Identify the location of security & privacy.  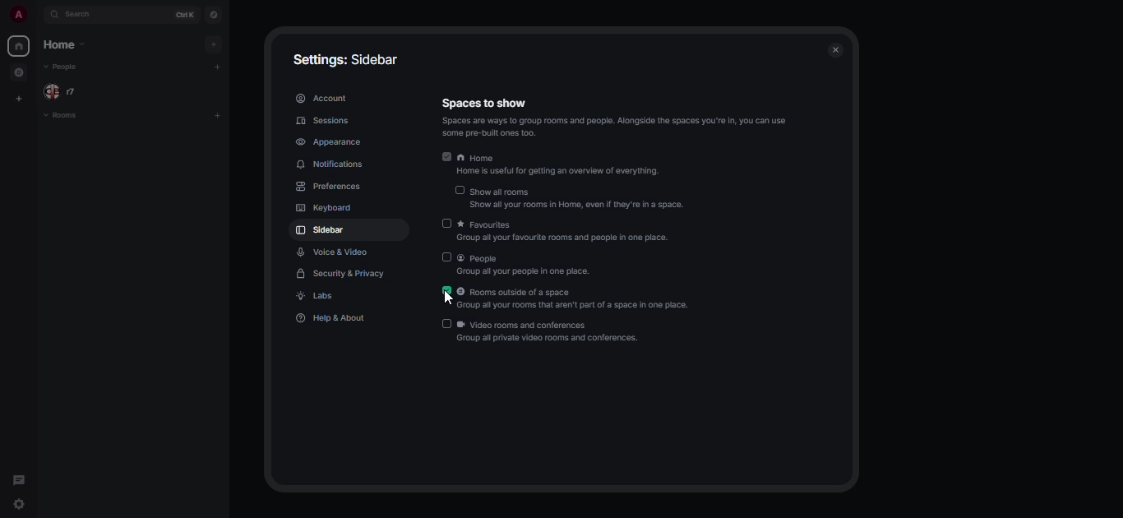
(343, 274).